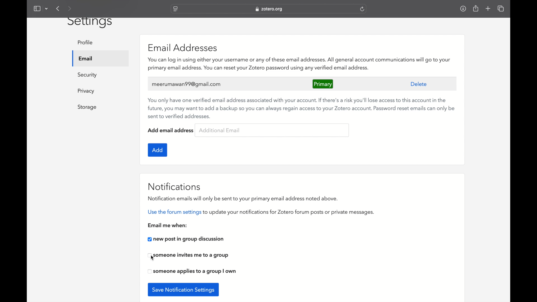 The height and width of the screenshot is (302, 537). I want to click on website address, so click(270, 9).